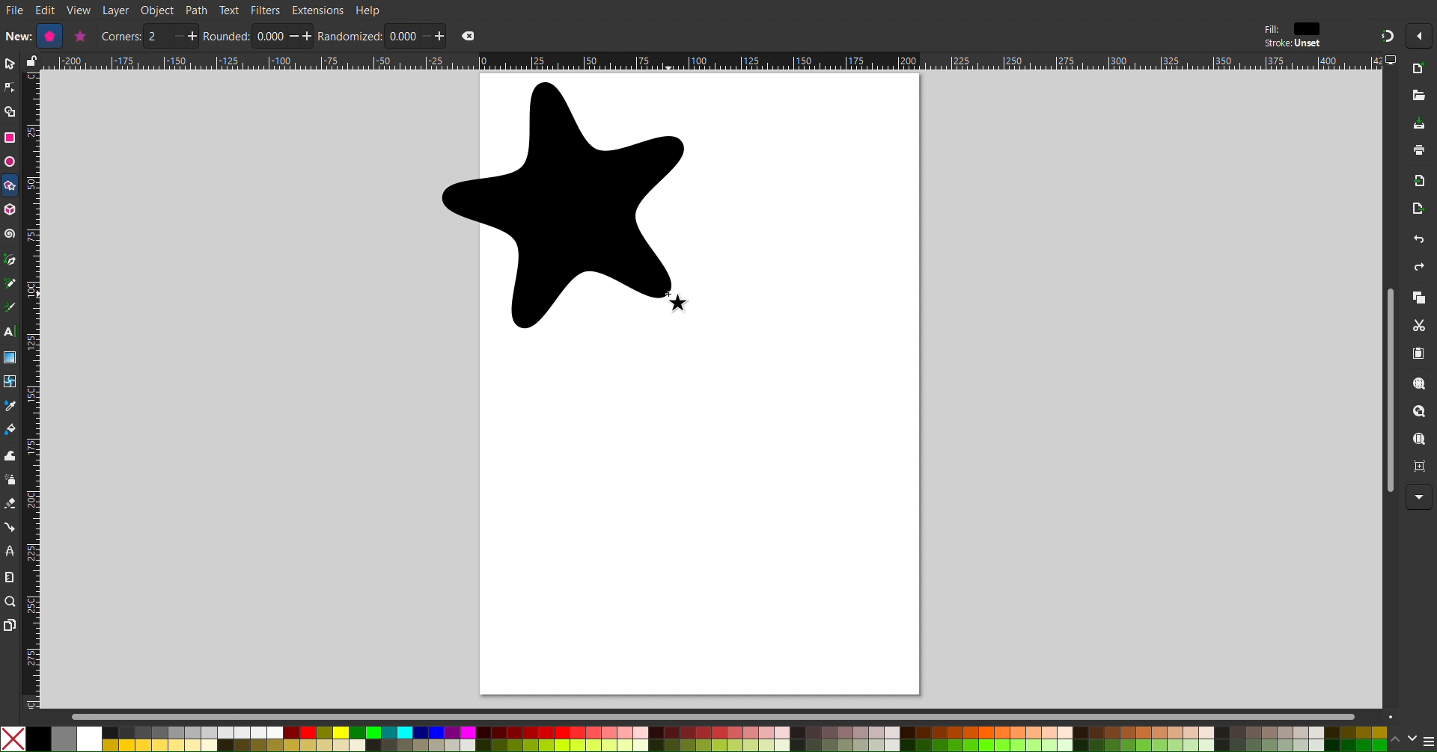 The height and width of the screenshot is (752, 1437). Describe the element at coordinates (1419, 211) in the screenshot. I see `Open Export` at that location.